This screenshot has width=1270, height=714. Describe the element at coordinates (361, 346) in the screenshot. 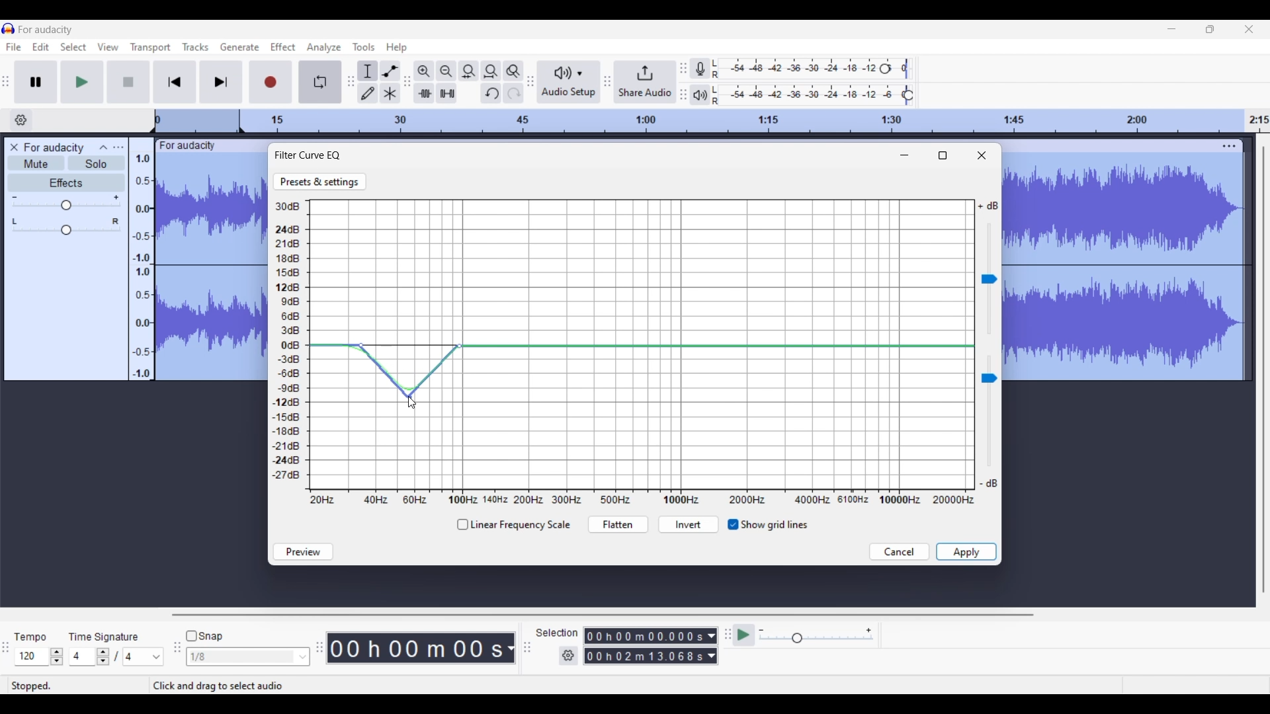

I see `Point added to curve` at that location.